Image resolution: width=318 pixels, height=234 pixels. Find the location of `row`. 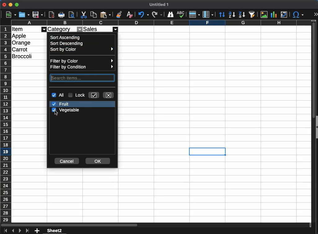

row is located at coordinates (194, 15).